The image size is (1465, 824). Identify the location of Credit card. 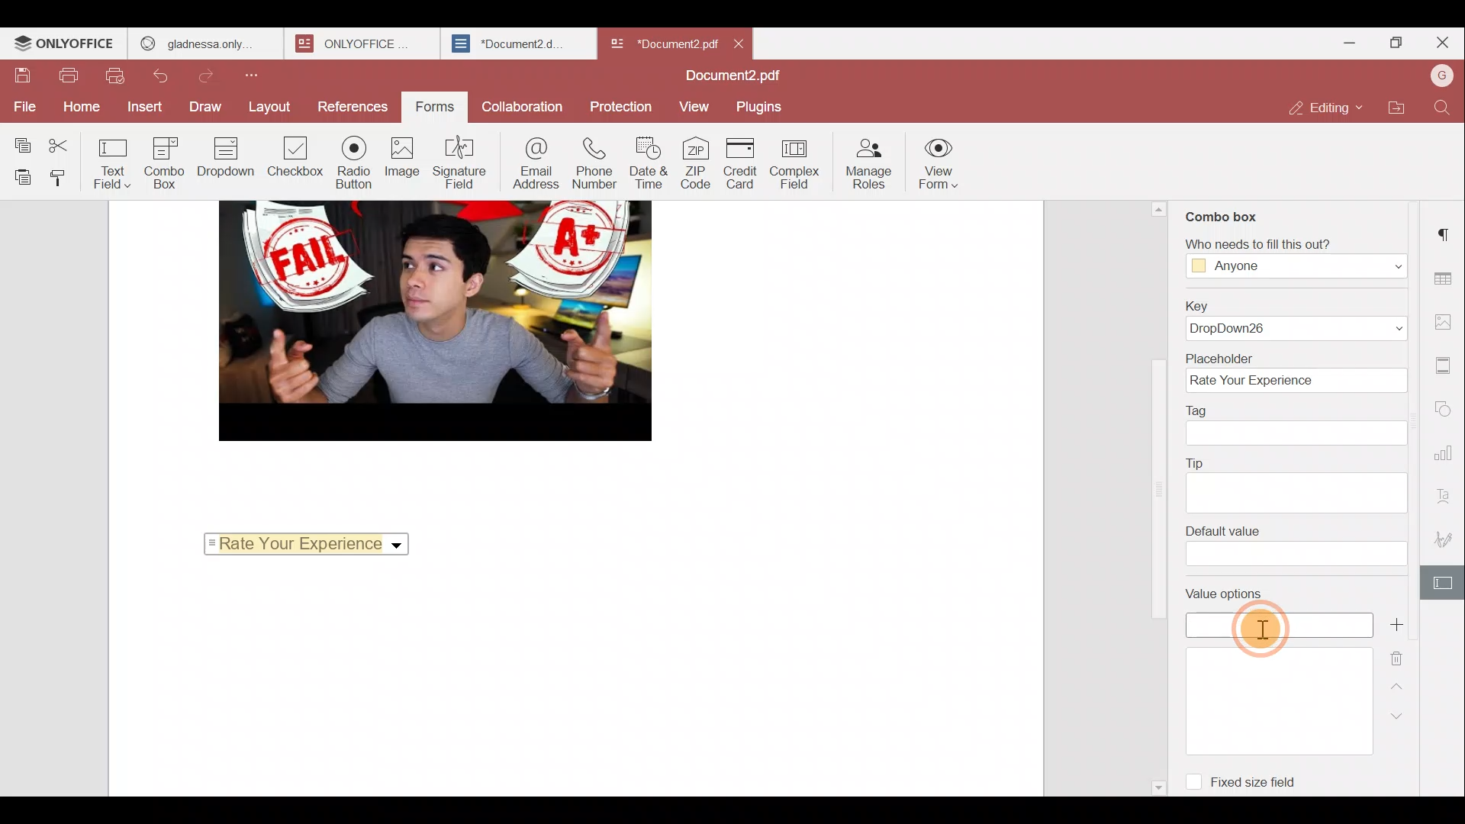
(742, 163).